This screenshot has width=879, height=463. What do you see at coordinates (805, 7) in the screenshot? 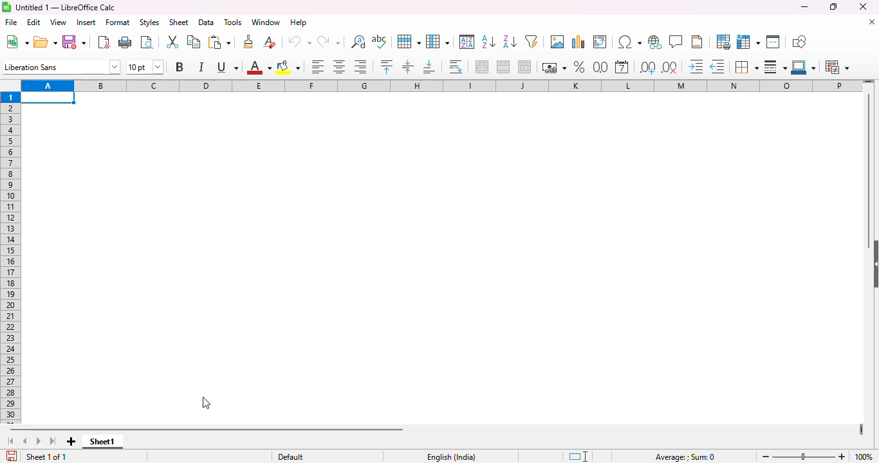
I see `minimize` at bounding box center [805, 7].